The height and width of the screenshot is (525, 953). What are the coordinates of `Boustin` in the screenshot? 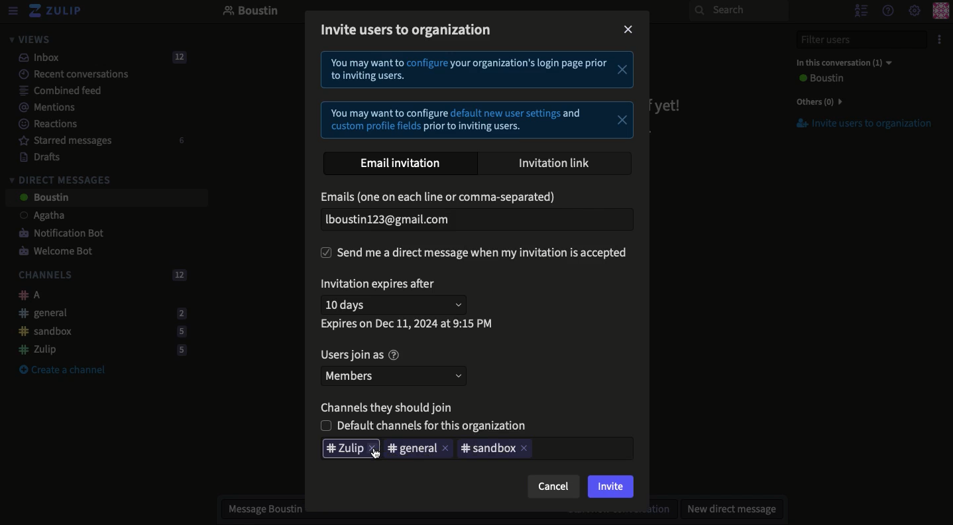 It's located at (251, 12).